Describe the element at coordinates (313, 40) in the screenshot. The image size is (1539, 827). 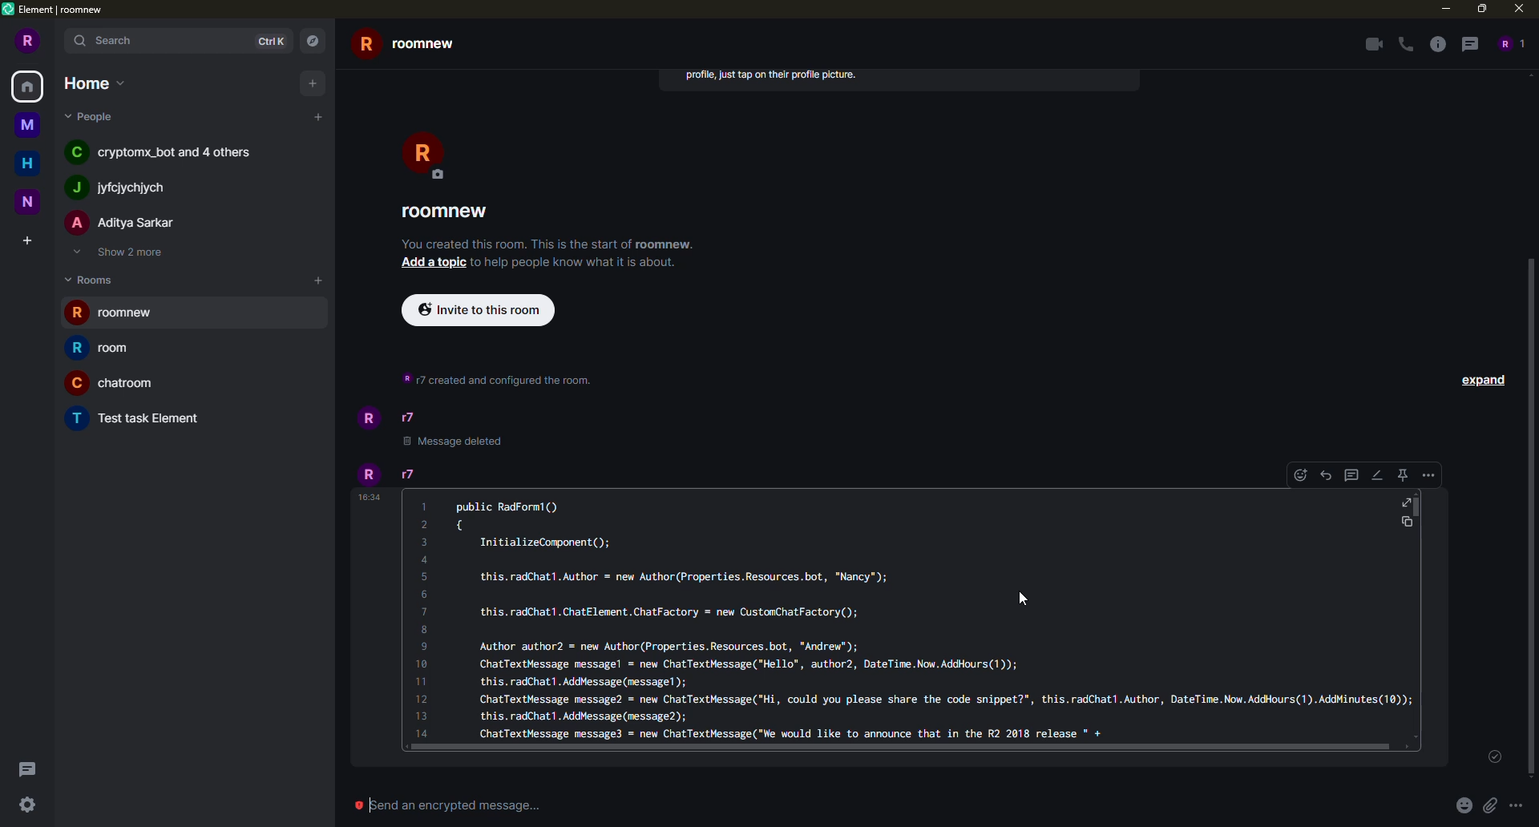
I see `navigator` at that location.